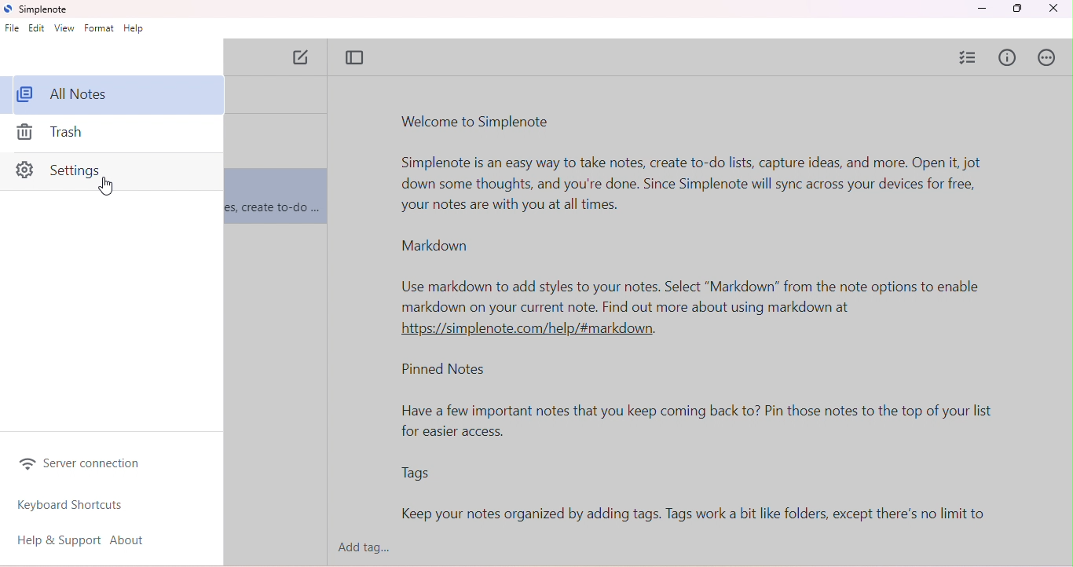  Describe the element at coordinates (303, 59) in the screenshot. I see `new note` at that location.